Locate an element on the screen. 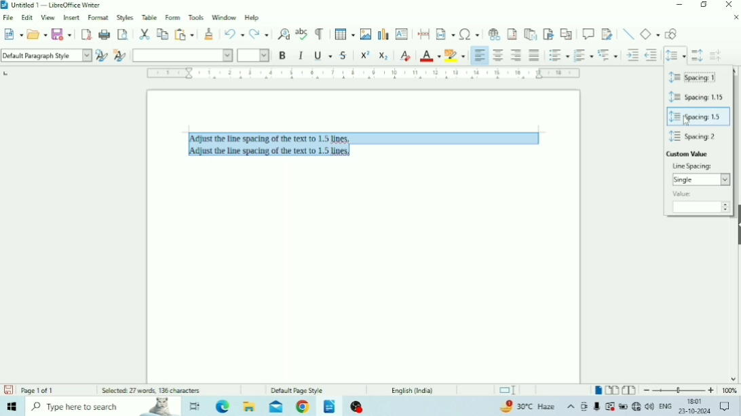 Image resolution: width=741 pixels, height=416 pixels. Edit is located at coordinates (27, 18).